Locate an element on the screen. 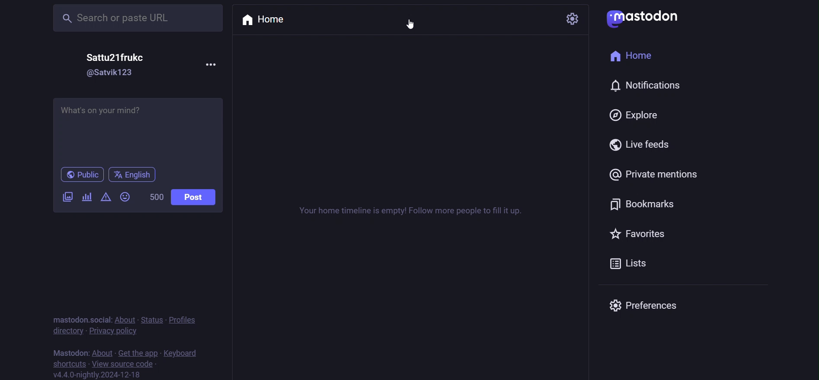  keyboard is located at coordinates (186, 353).